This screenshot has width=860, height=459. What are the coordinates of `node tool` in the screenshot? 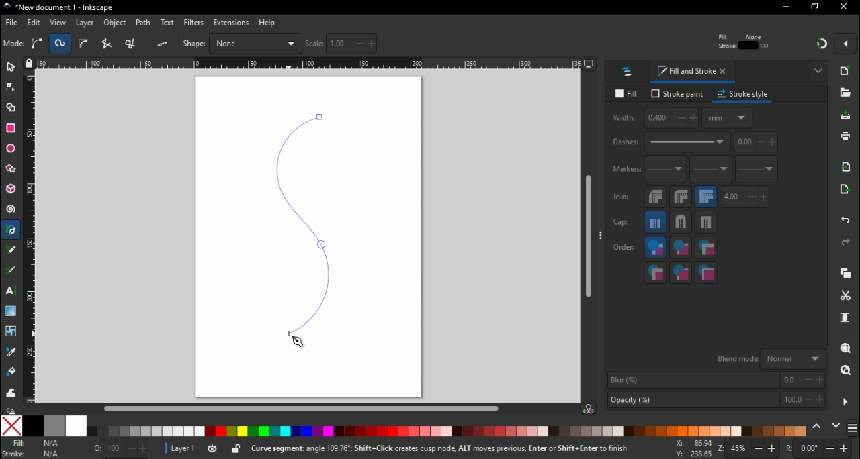 It's located at (11, 91).